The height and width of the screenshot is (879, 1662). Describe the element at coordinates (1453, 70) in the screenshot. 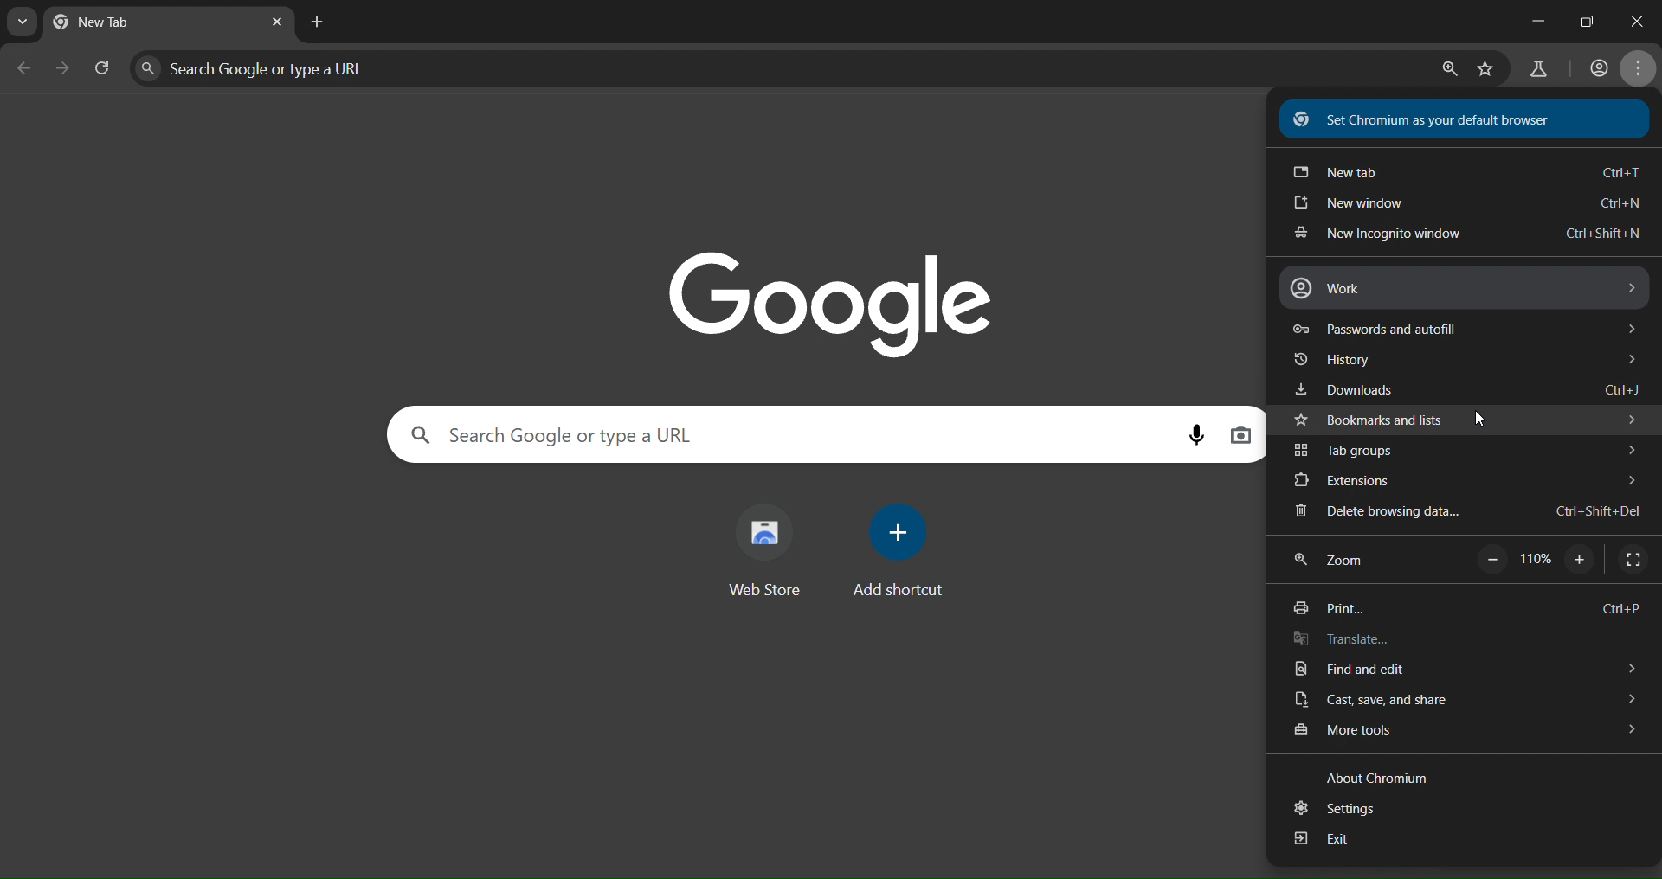

I see `zoom ` at that location.